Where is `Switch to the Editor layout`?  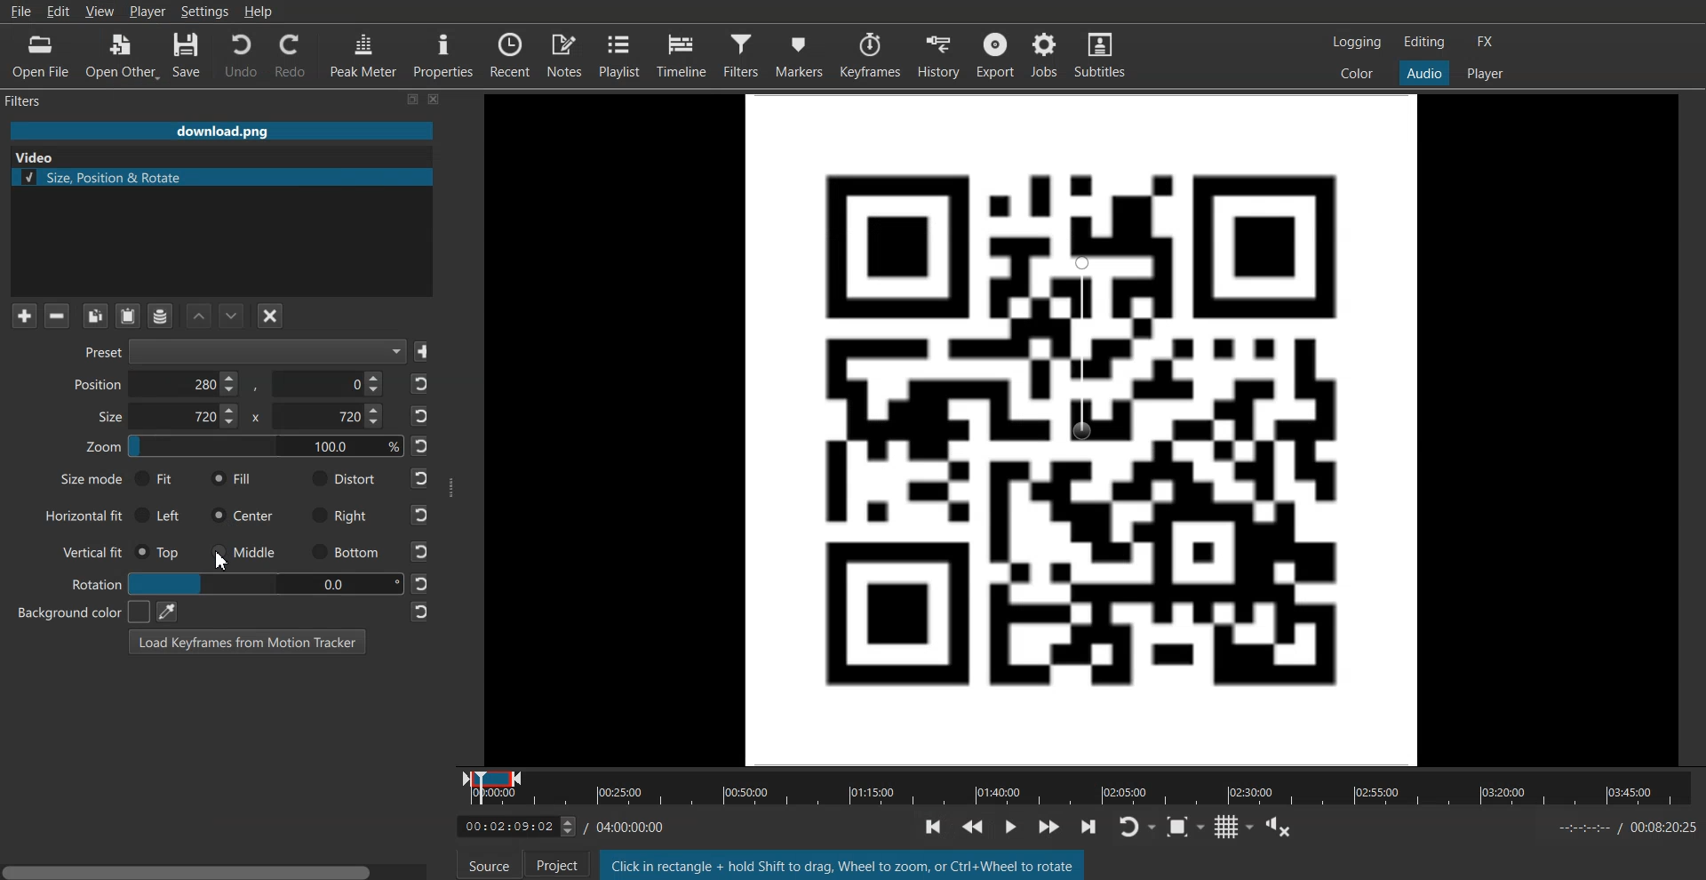 Switch to the Editor layout is located at coordinates (1424, 42).